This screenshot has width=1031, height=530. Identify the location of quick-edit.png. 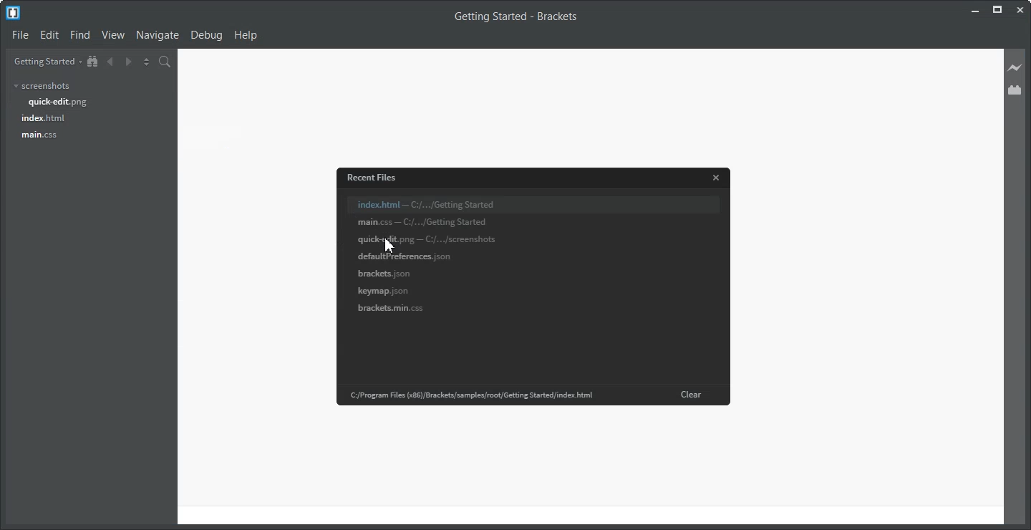
(58, 102).